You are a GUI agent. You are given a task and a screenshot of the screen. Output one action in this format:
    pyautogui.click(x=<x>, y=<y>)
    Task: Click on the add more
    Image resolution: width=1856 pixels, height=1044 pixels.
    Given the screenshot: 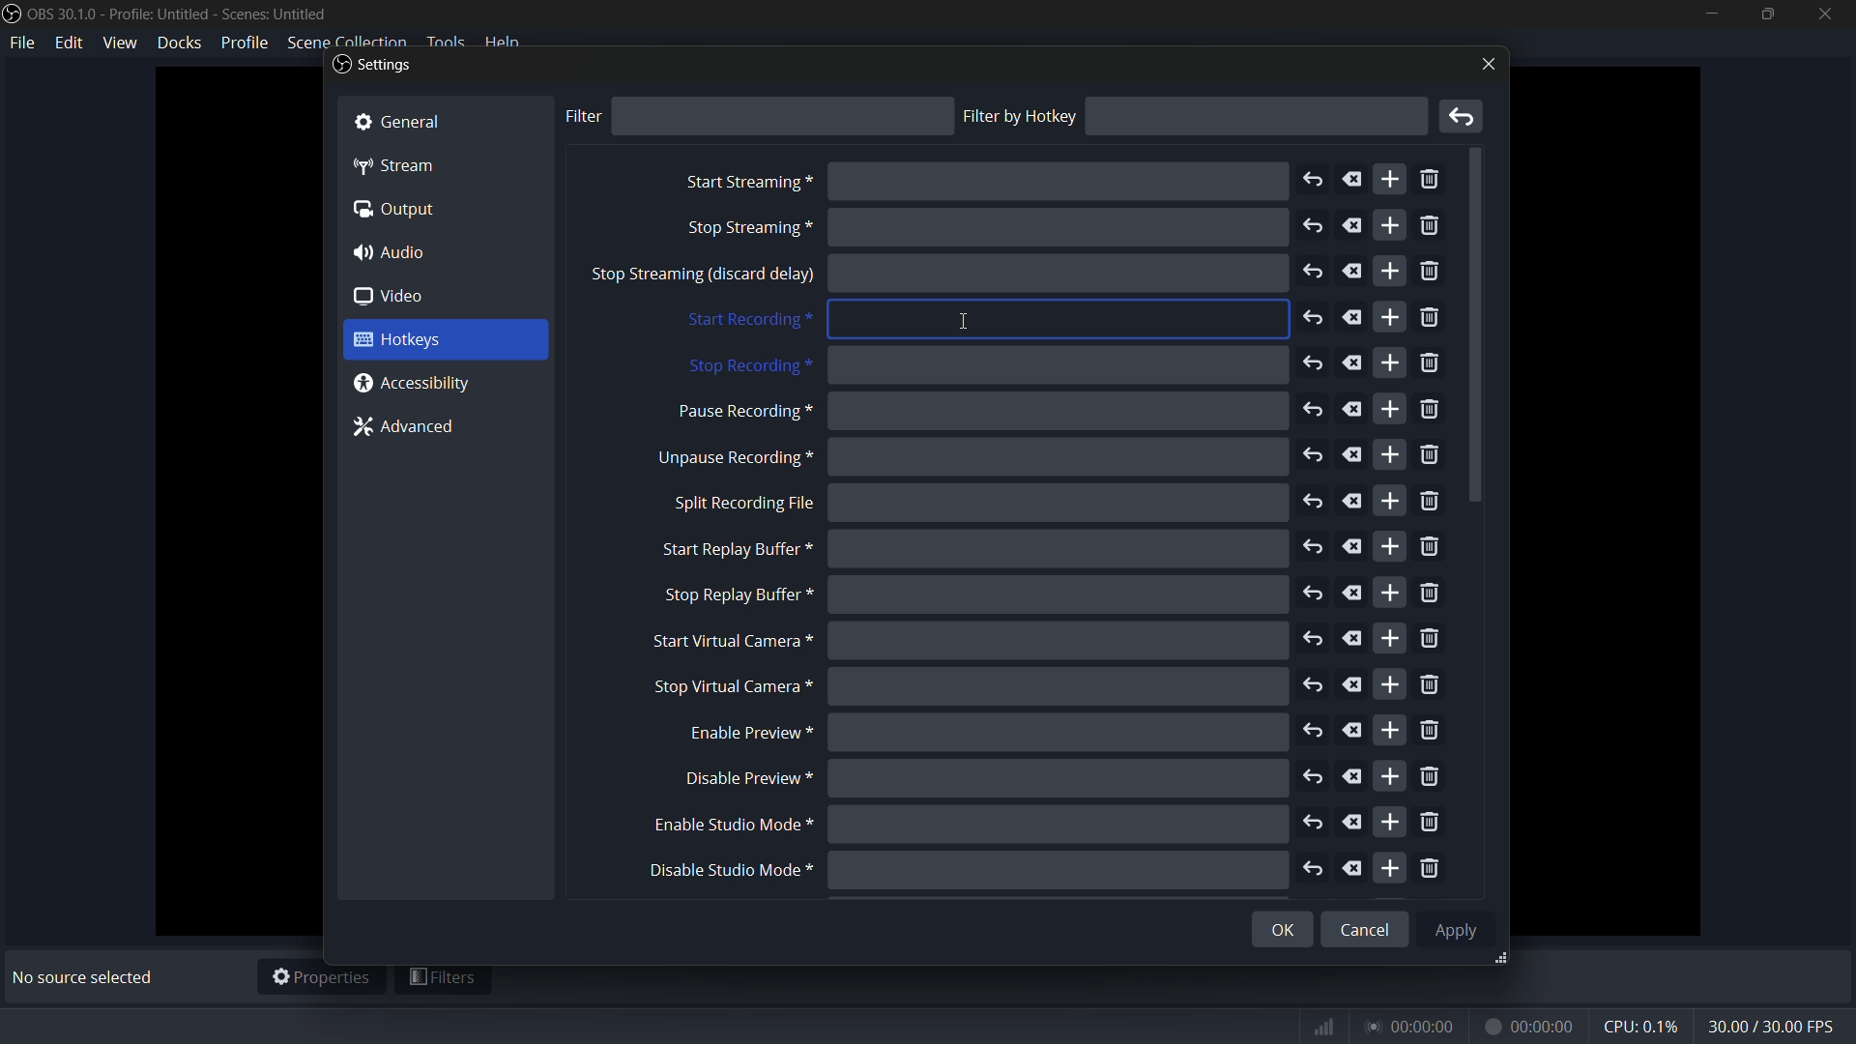 What is the action you would take?
    pyautogui.click(x=1389, y=226)
    